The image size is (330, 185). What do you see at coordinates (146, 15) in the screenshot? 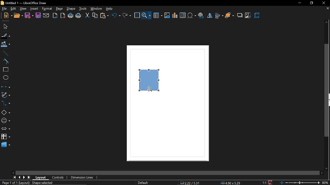
I see `zoom` at bounding box center [146, 15].